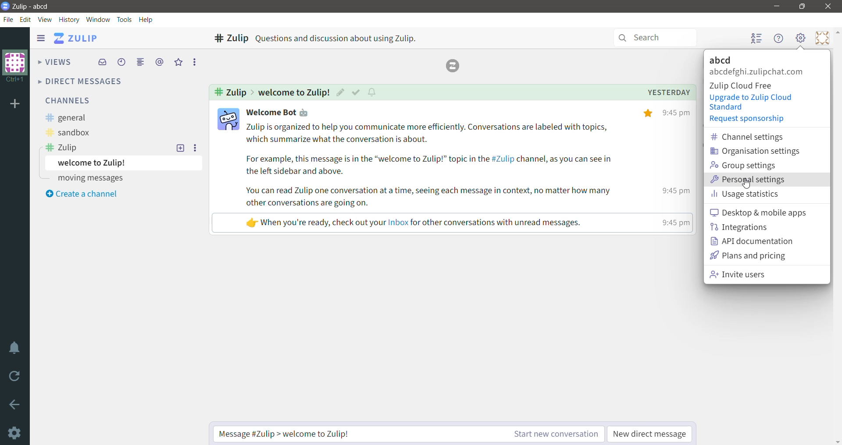 This screenshot has width=842, height=445. What do you see at coordinates (356, 92) in the screenshot?
I see `Mark as resolved` at bounding box center [356, 92].